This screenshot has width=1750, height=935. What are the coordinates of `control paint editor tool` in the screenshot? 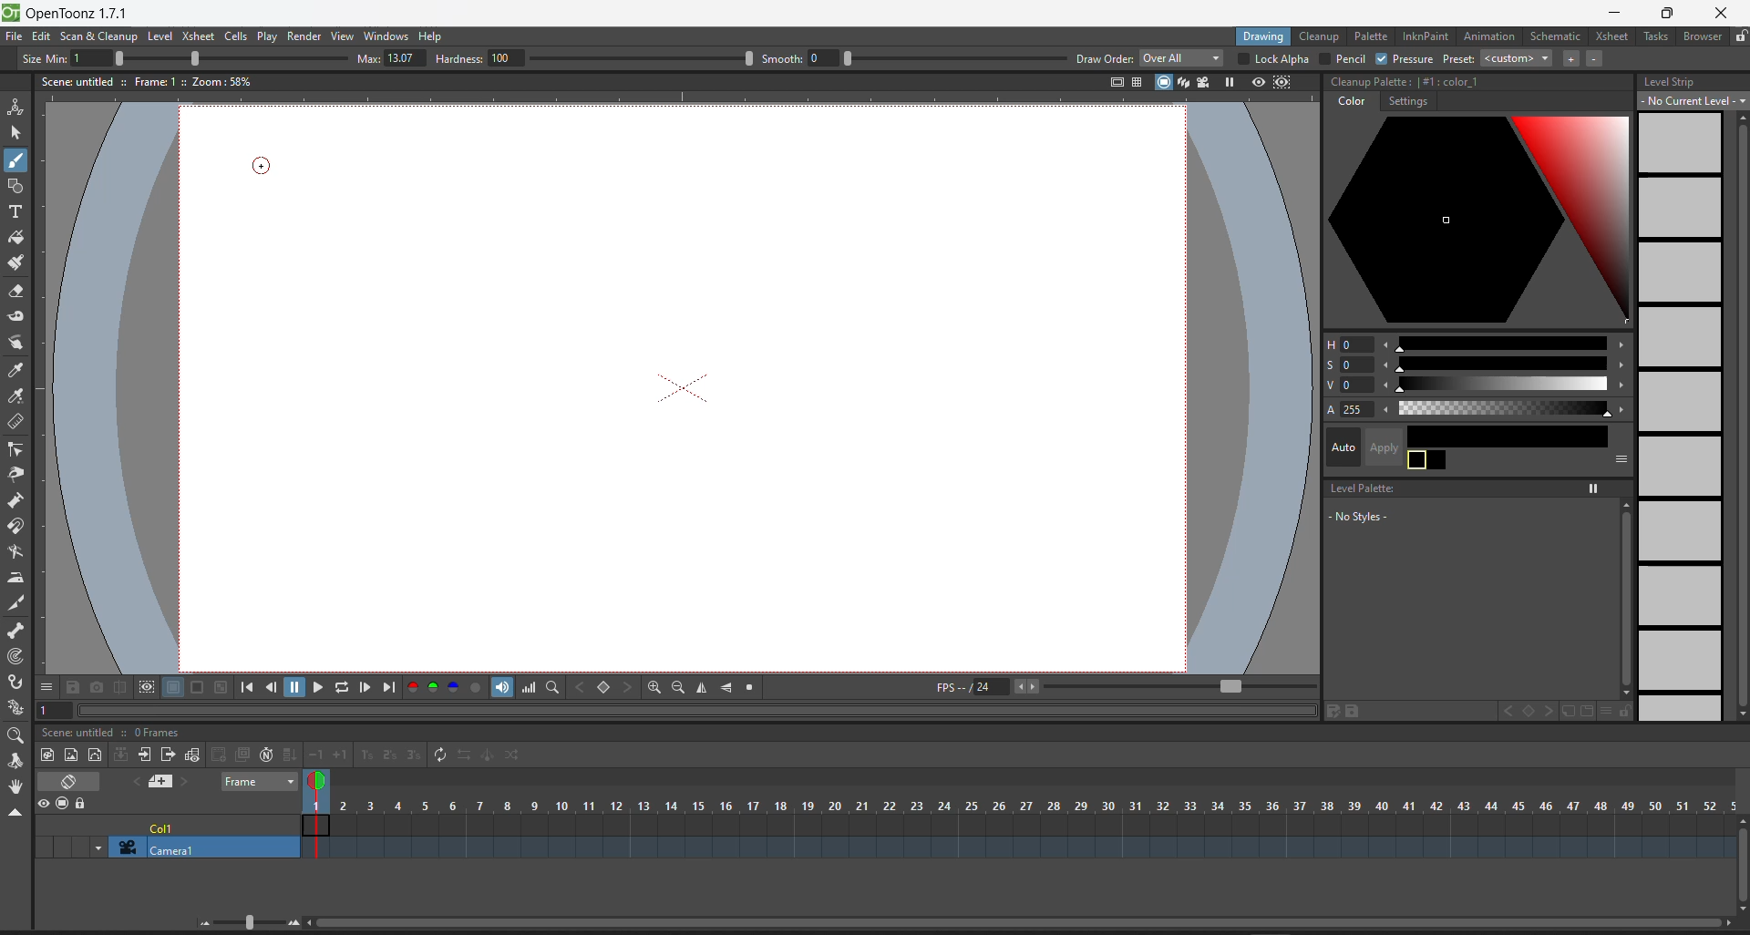 It's located at (20, 449).